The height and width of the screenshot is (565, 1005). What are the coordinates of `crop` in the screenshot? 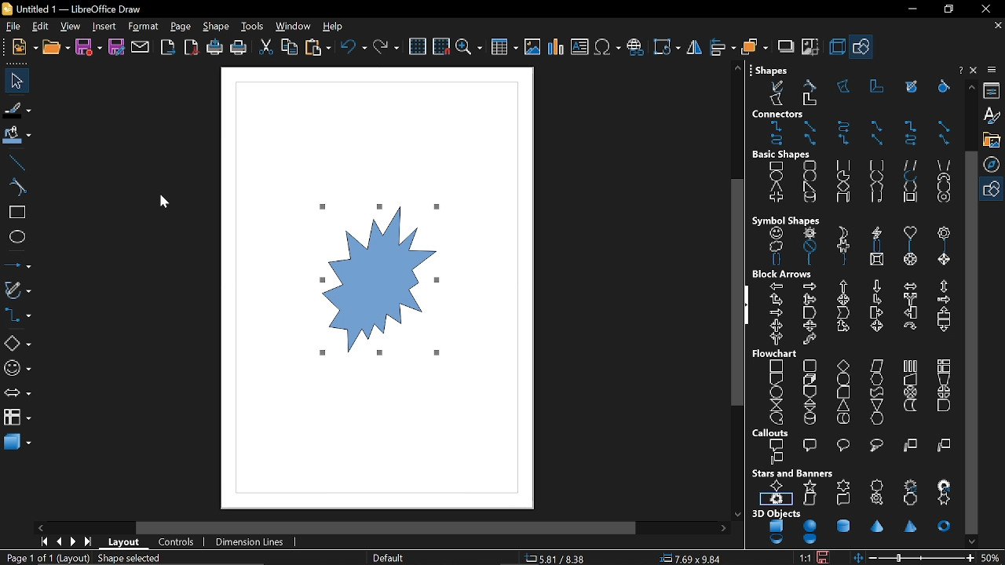 It's located at (812, 49).